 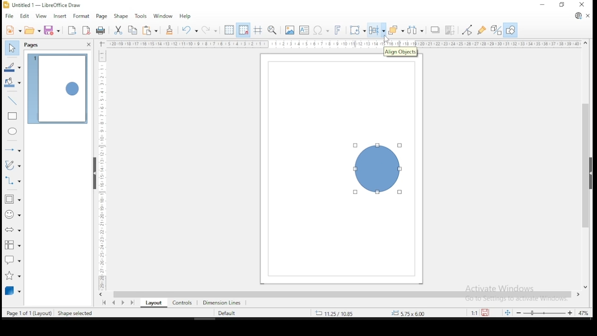 I want to click on window, so click(x=163, y=15).